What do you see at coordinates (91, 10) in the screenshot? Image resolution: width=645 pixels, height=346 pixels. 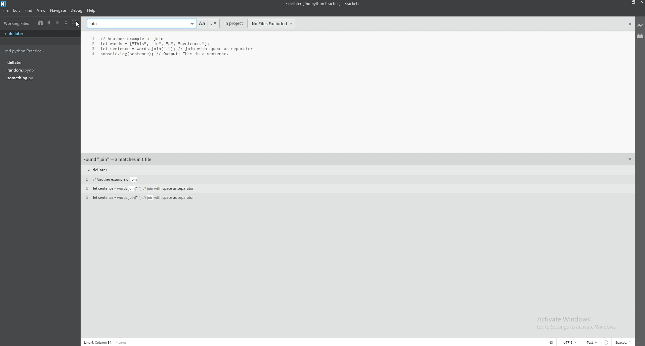 I see `help` at bounding box center [91, 10].